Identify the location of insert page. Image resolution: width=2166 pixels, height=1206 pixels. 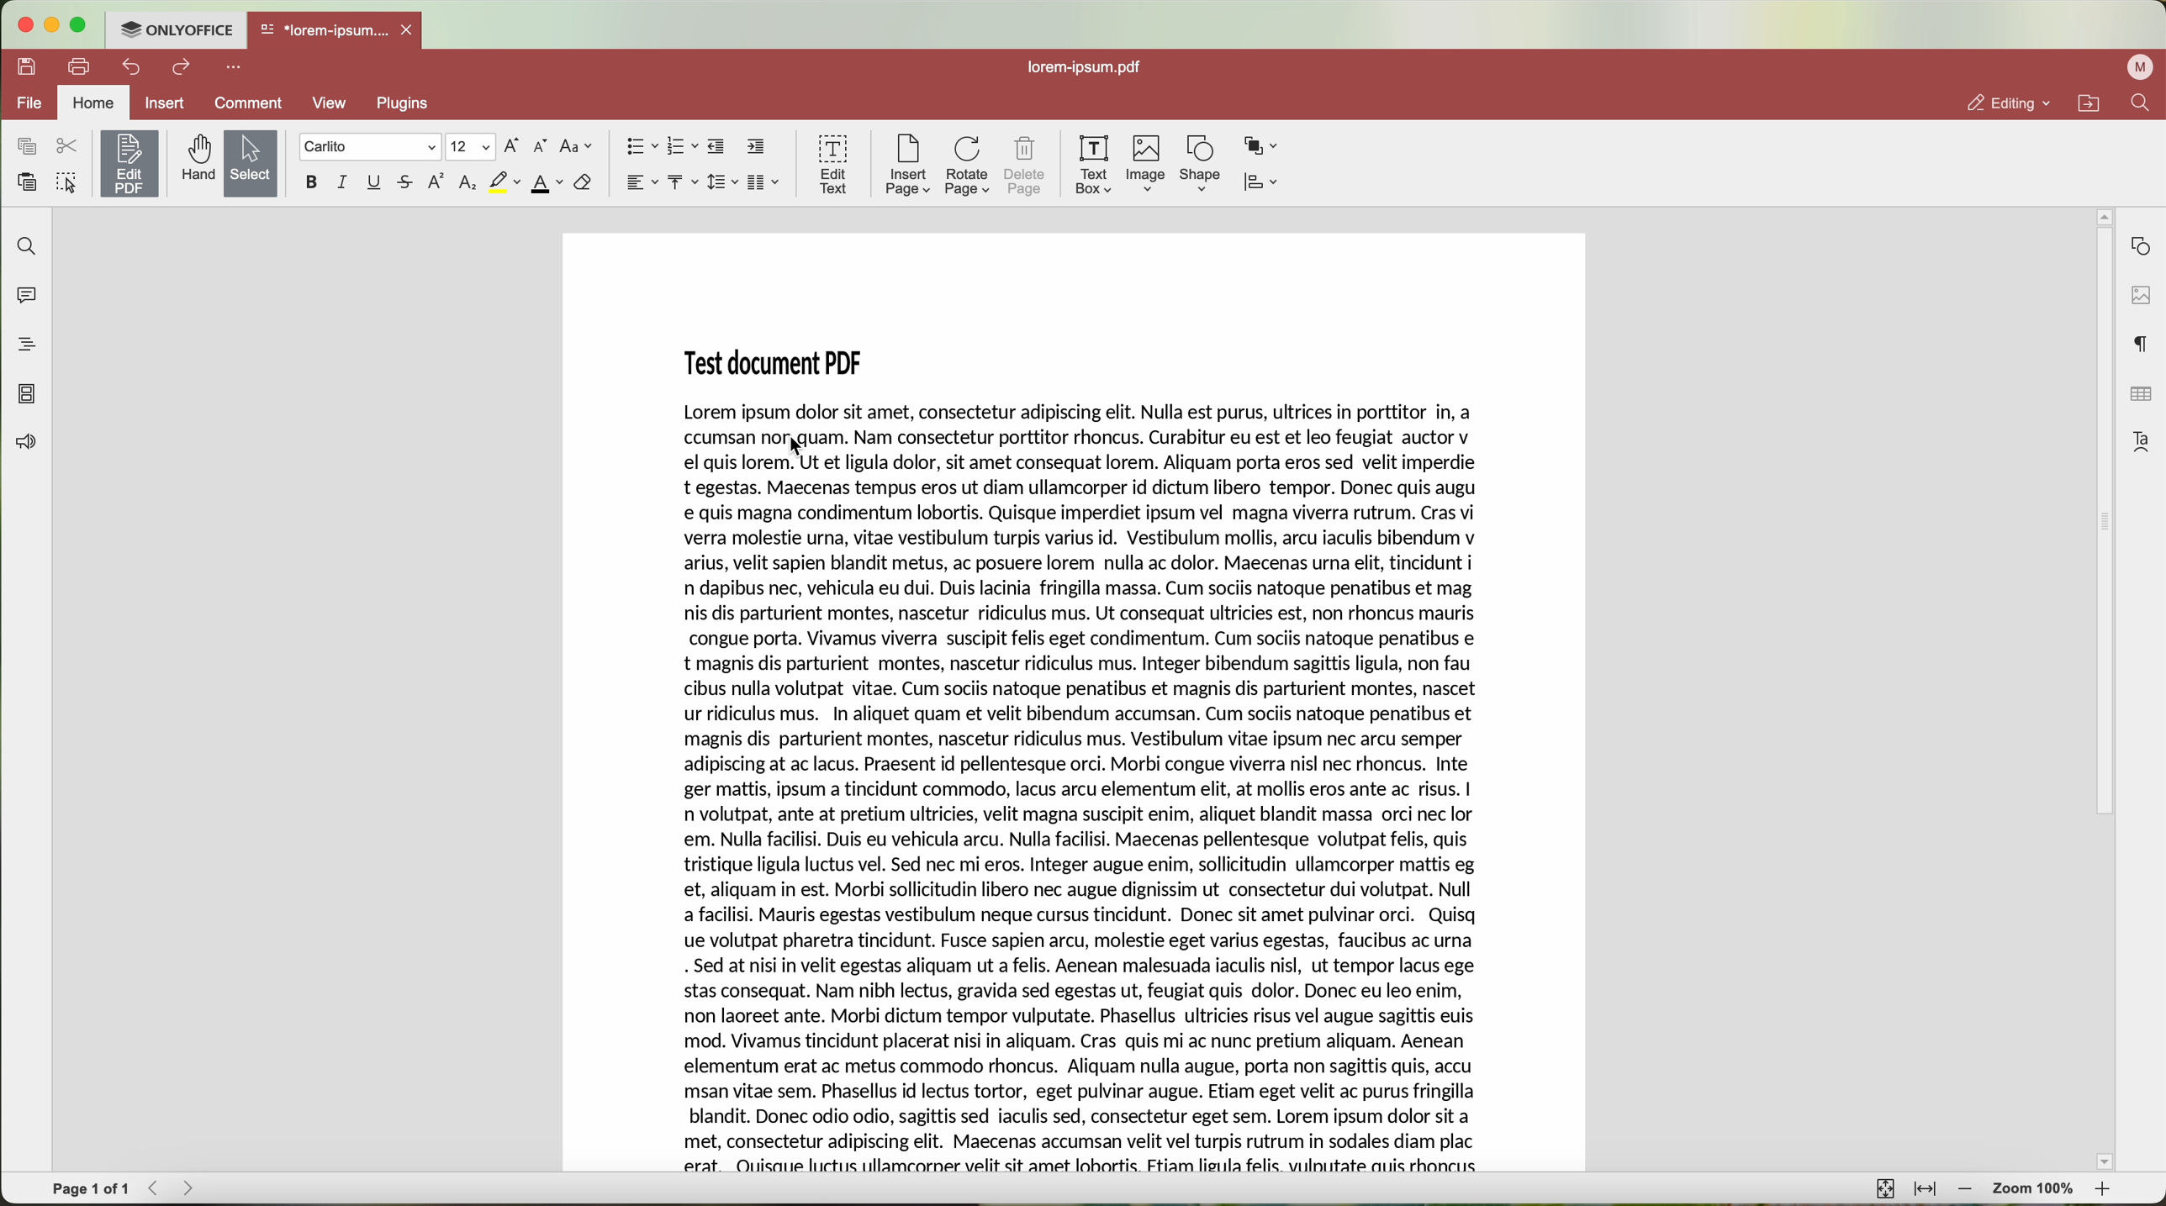
(910, 166).